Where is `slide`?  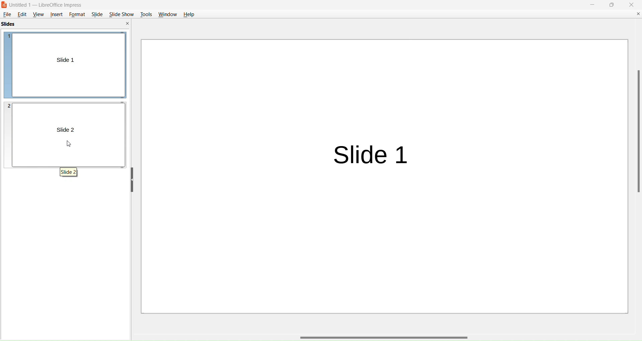
slide is located at coordinates (97, 14).